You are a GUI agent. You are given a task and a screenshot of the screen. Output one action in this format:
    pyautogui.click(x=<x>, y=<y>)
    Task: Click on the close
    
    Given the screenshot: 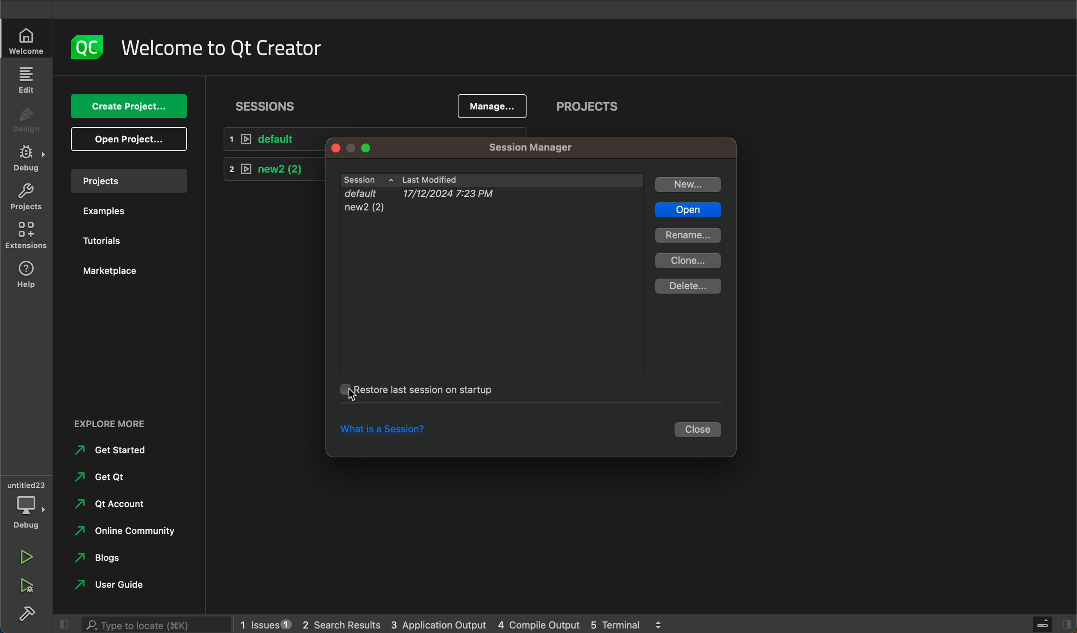 What is the action you would take?
    pyautogui.click(x=697, y=429)
    